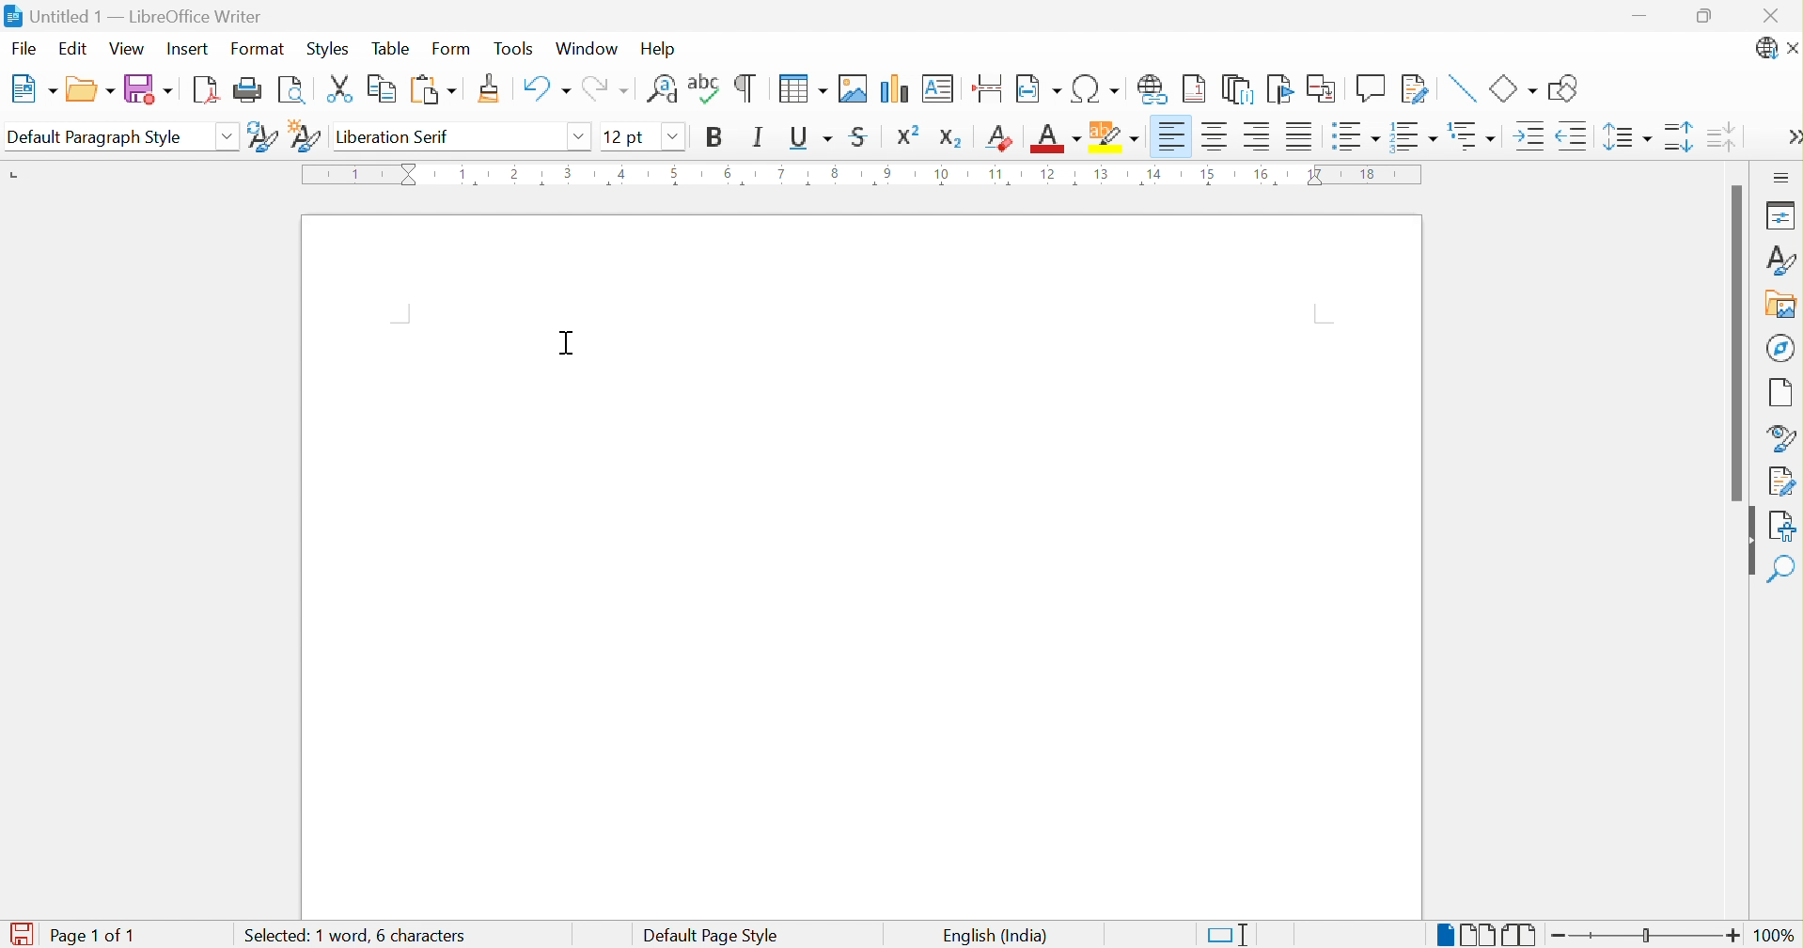 The width and height of the screenshot is (1803, 948). Describe the element at coordinates (397, 138) in the screenshot. I see `Liberation serif` at that location.